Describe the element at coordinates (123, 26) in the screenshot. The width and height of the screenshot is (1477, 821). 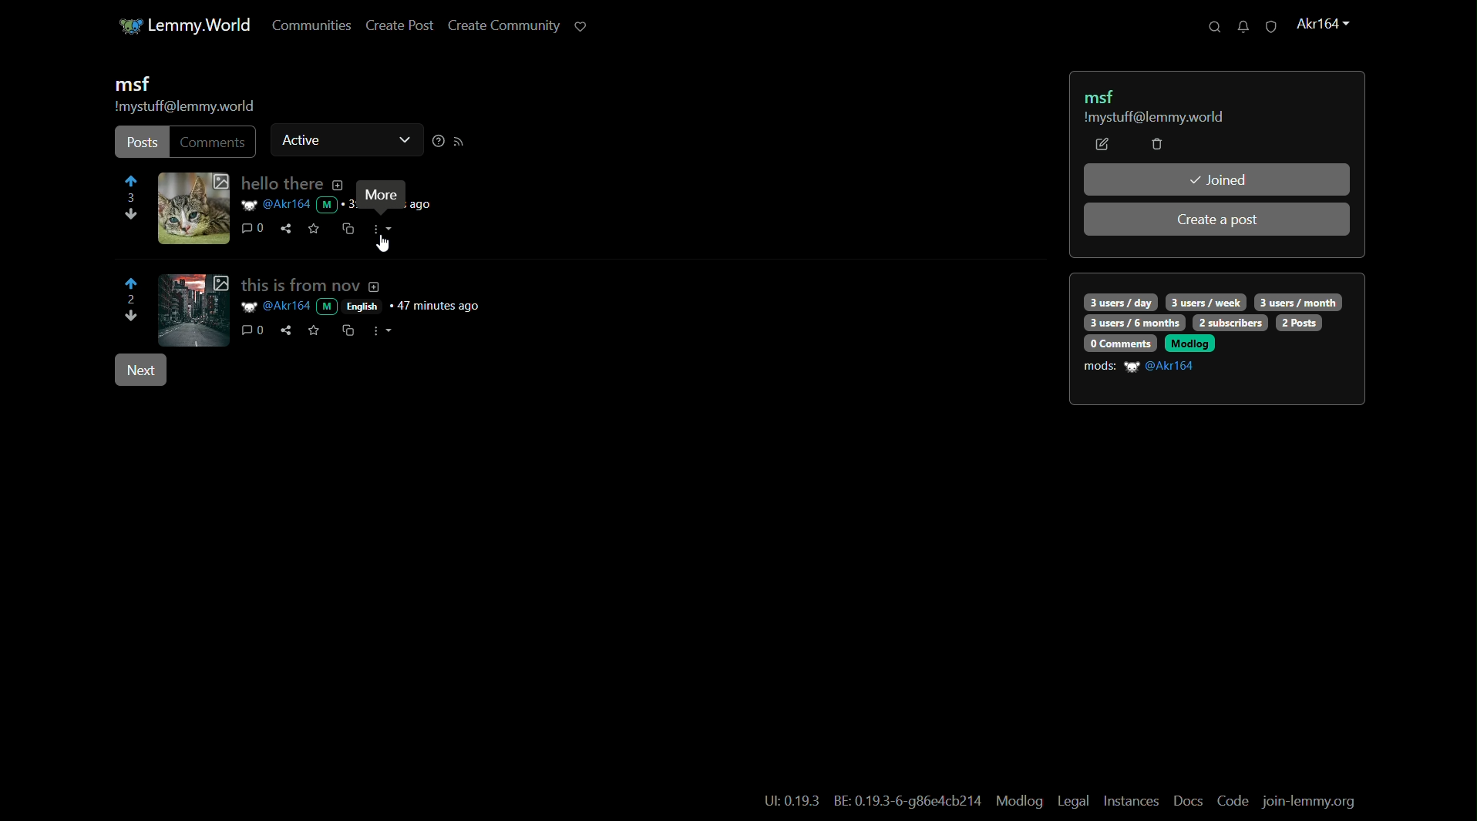
I see `icon` at that location.